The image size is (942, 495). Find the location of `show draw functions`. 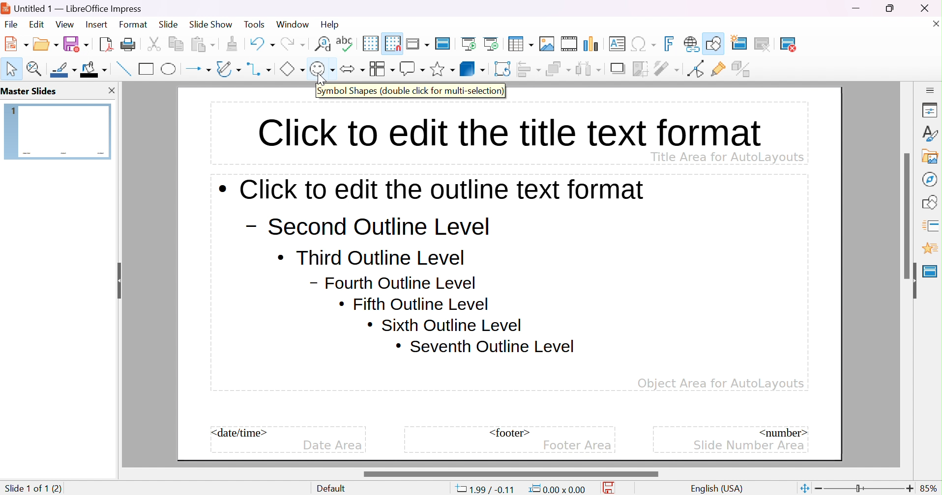

show draw functions is located at coordinates (715, 42).